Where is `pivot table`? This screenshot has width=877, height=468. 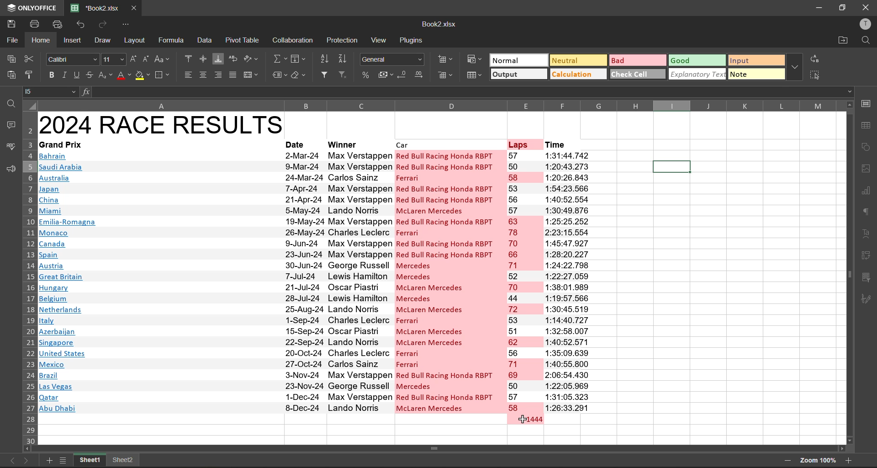
pivot table is located at coordinates (866, 256).